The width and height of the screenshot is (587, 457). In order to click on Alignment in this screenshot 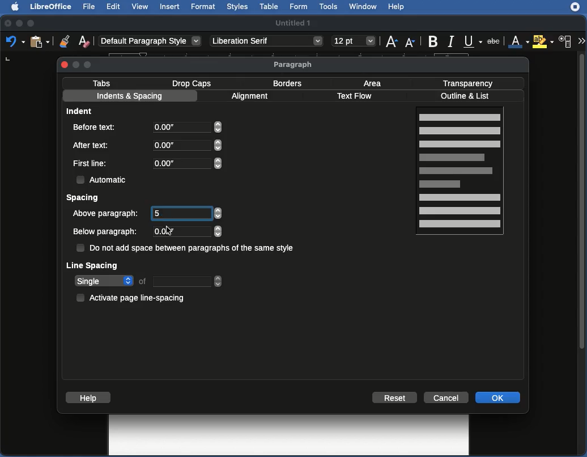, I will do `click(252, 98)`.